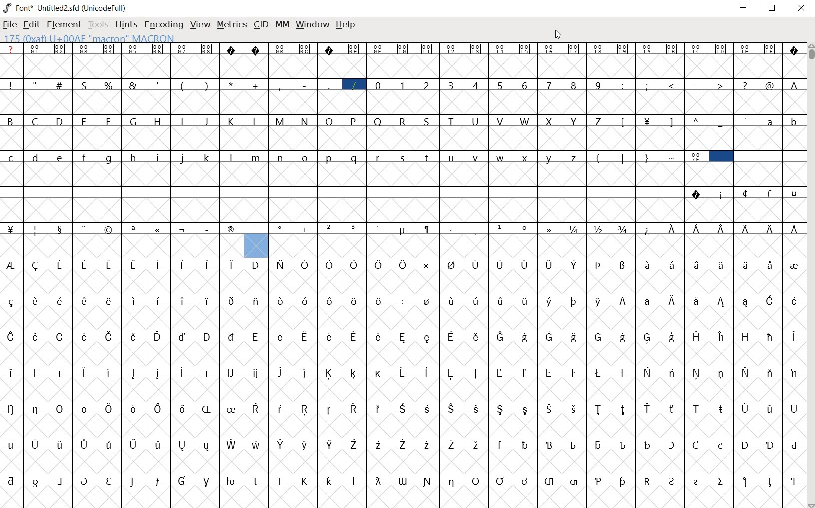 The height and width of the screenshot is (508, 815). What do you see at coordinates (745, 265) in the screenshot?
I see `Symbol` at bounding box center [745, 265].